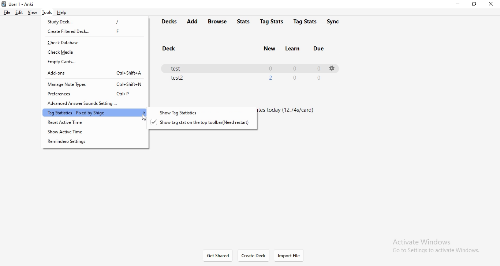 The height and width of the screenshot is (266, 500). What do you see at coordinates (266, 48) in the screenshot?
I see `new` at bounding box center [266, 48].